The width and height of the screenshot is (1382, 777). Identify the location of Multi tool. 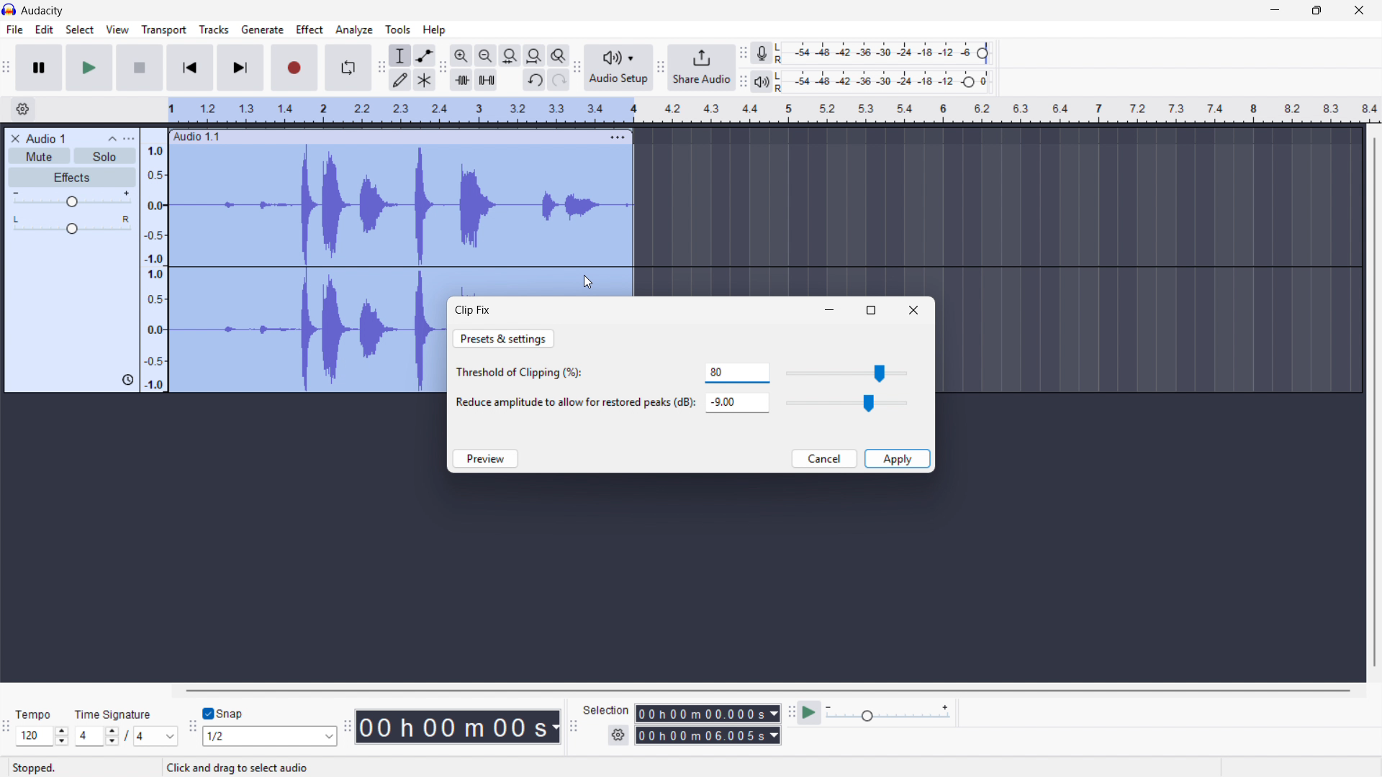
(424, 81).